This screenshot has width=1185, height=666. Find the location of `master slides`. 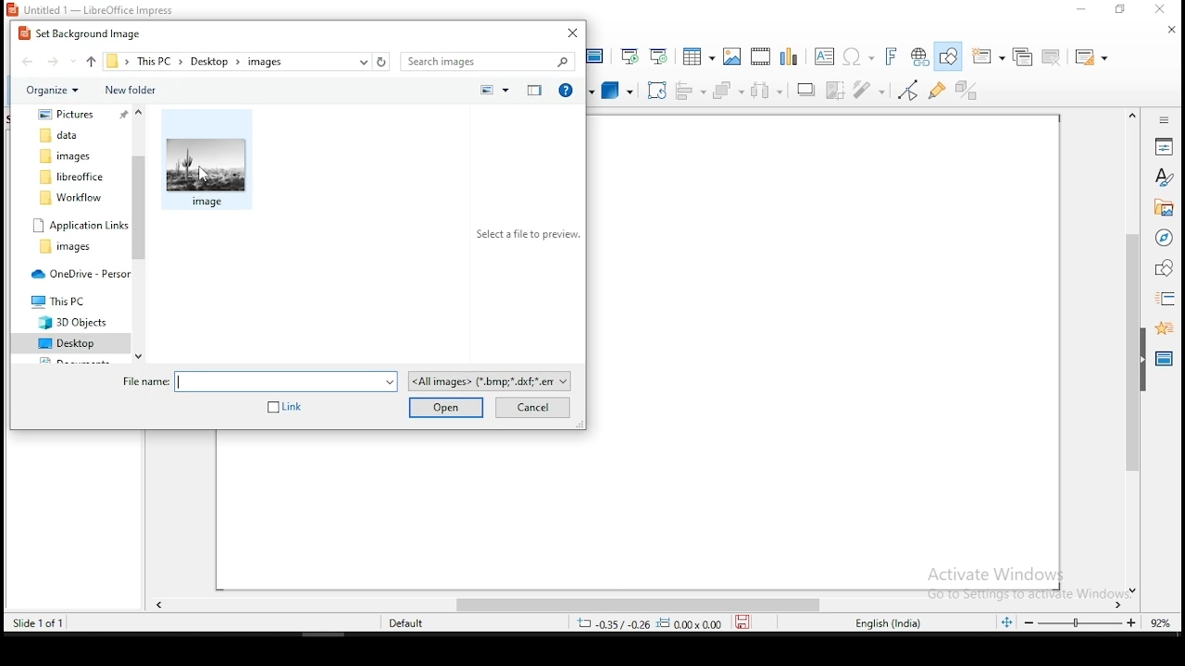

master slides is located at coordinates (1164, 359).